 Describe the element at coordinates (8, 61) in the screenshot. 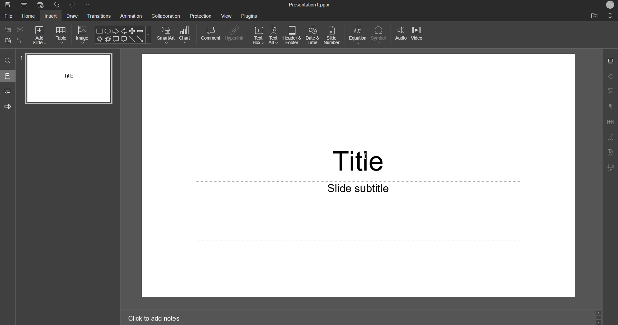

I see `Search` at that location.